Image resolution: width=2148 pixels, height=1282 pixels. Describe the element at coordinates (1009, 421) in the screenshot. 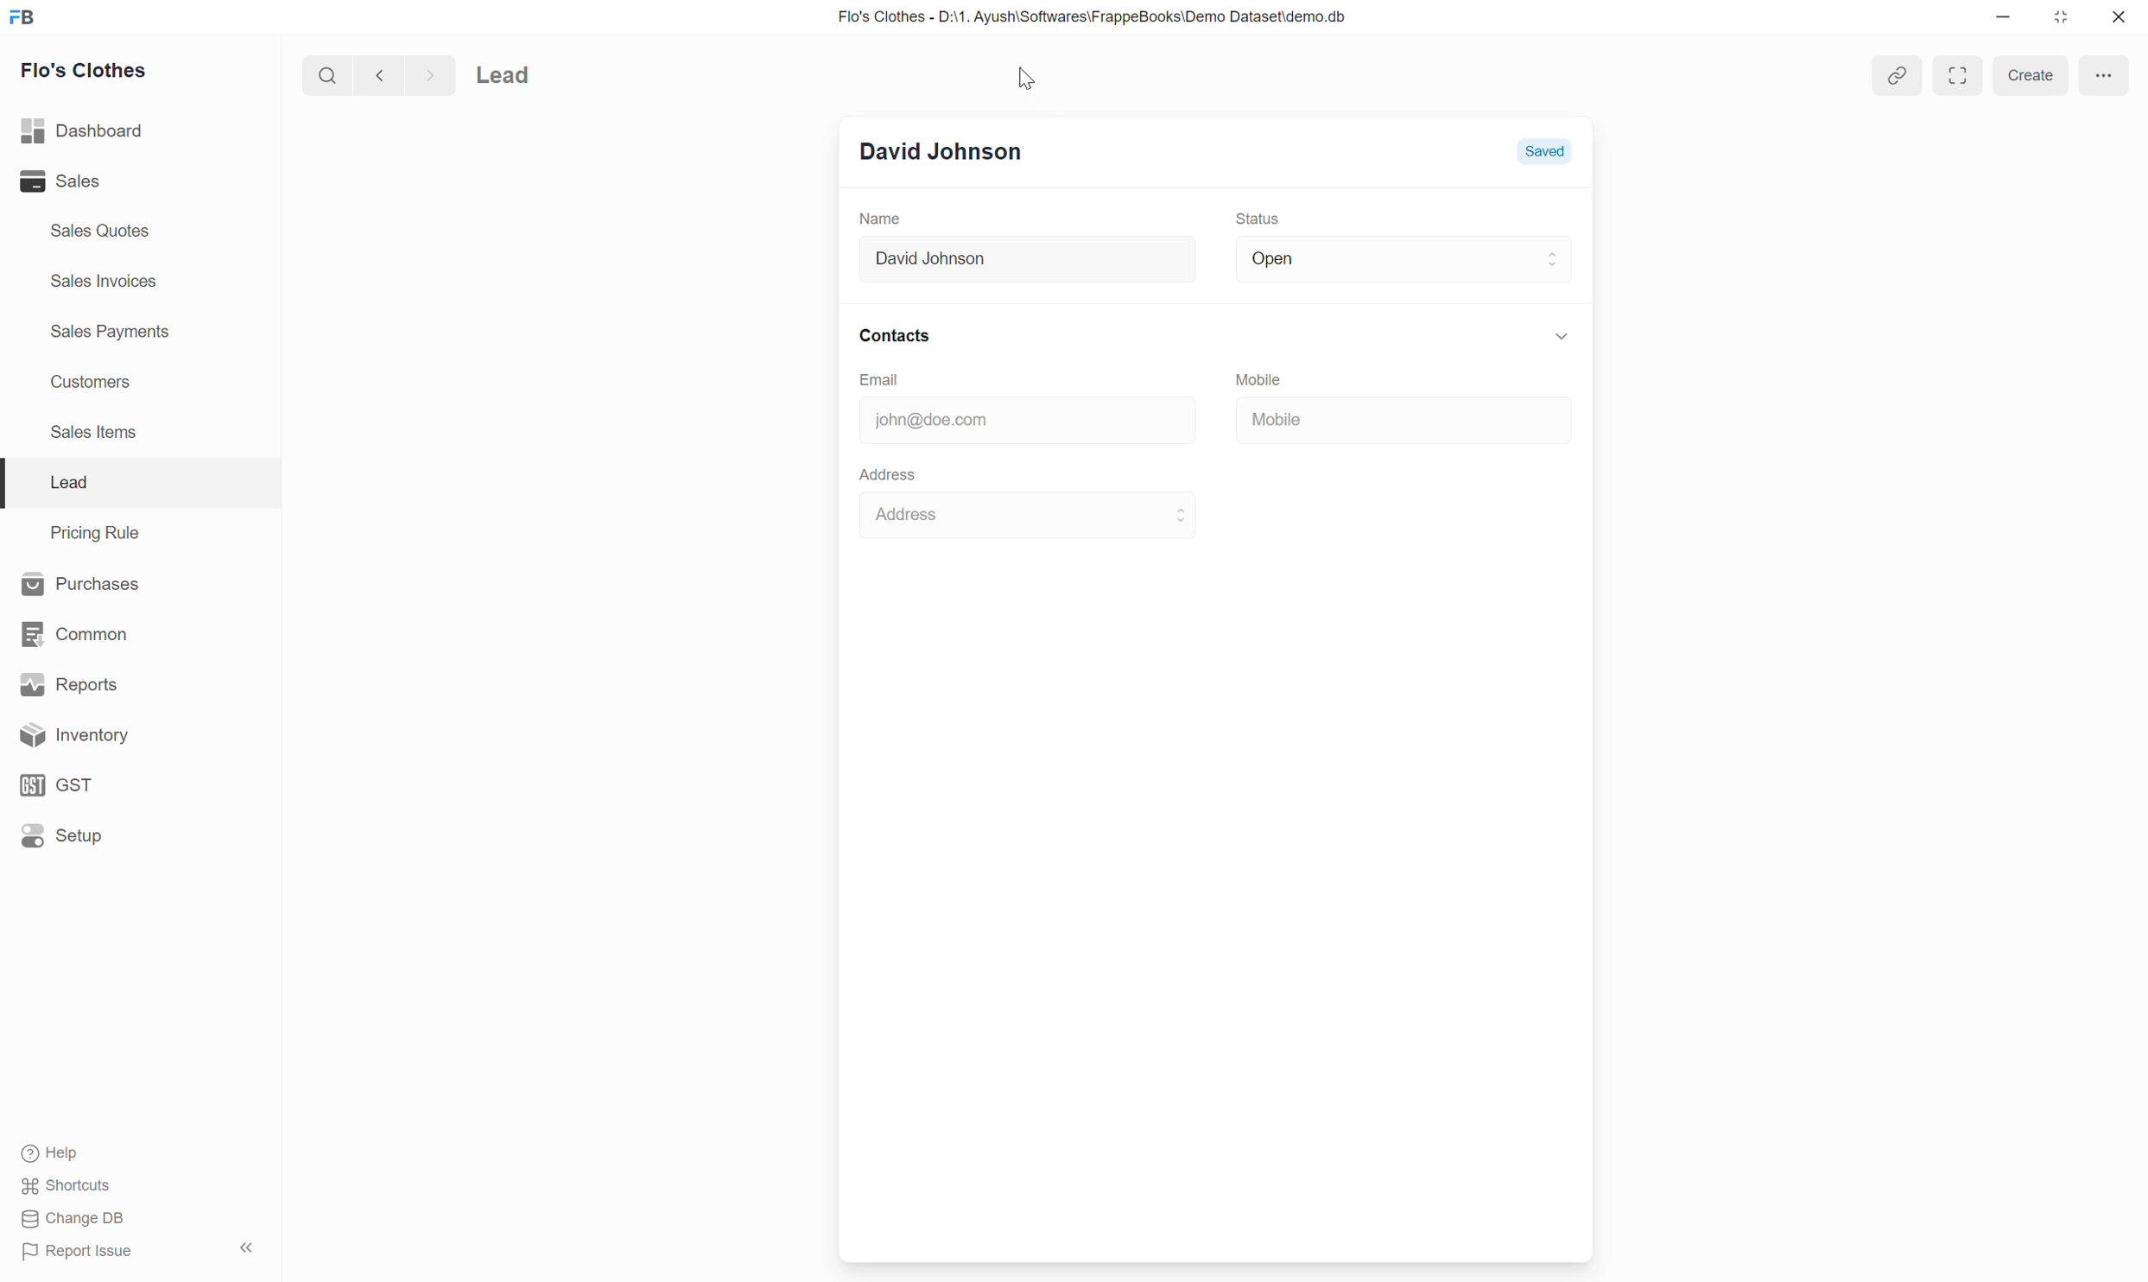

I see `john@doe.com` at that location.